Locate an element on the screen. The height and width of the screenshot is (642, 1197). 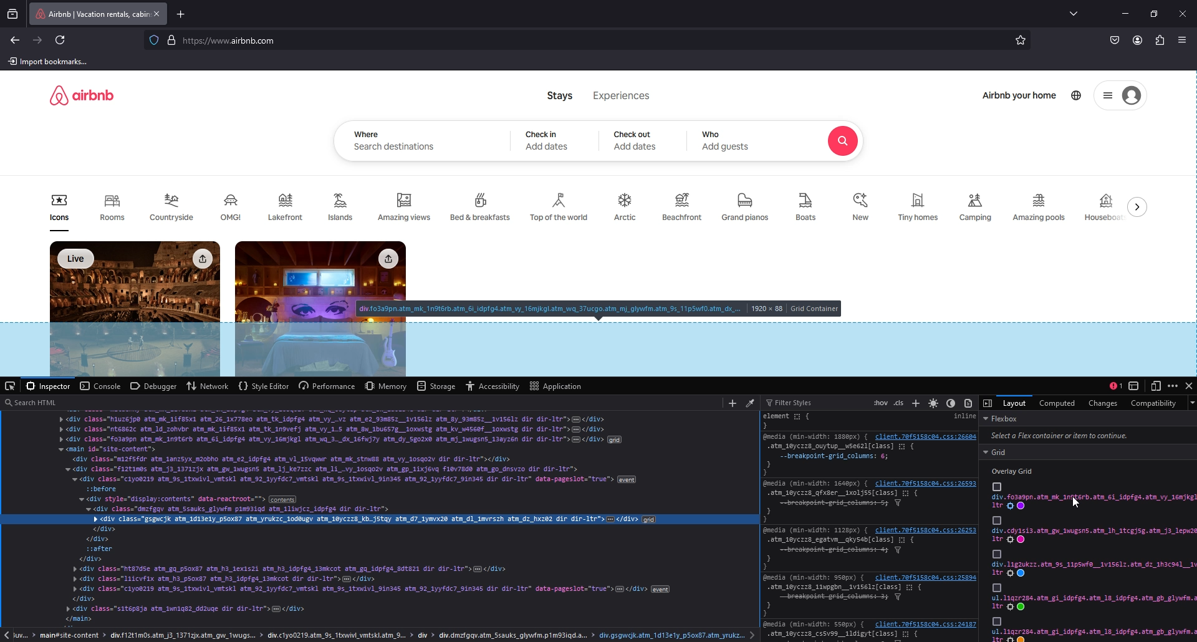
layout is located at coordinates (1014, 402).